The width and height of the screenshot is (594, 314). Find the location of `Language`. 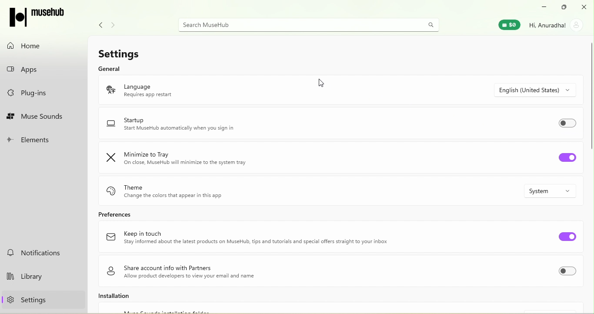

Language is located at coordinates (162, 89).